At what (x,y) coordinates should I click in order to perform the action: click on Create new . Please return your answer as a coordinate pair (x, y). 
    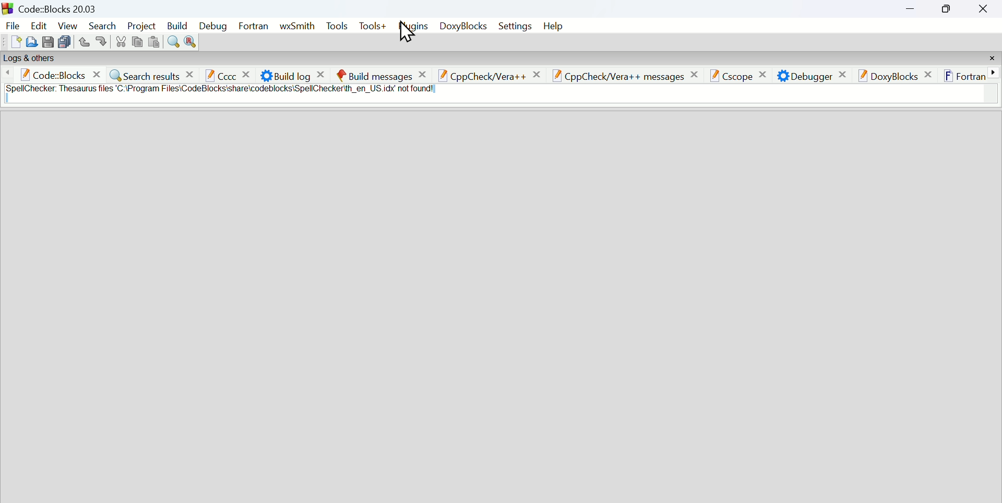
    Looking at the image, I should click on (16, 41).